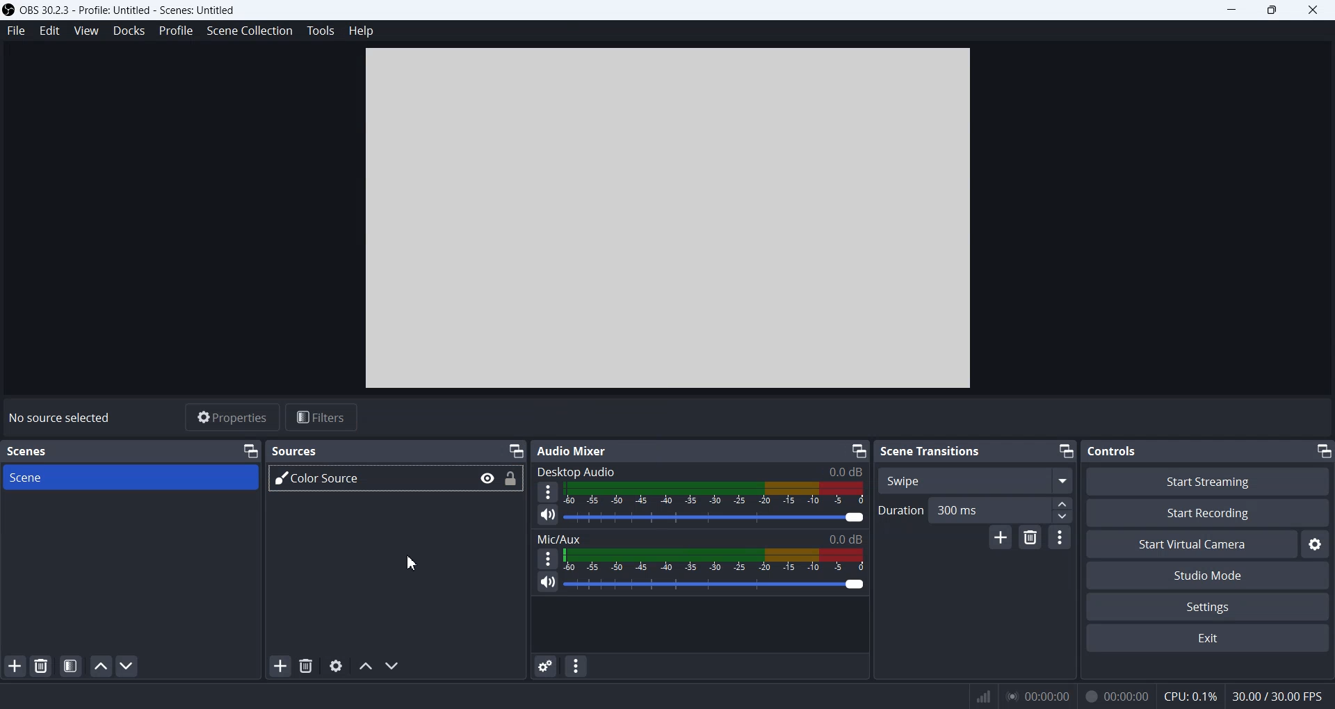 This screenshot has height=709, width=1335. I want to click on Remove Selected Scene, so click(42, 666).